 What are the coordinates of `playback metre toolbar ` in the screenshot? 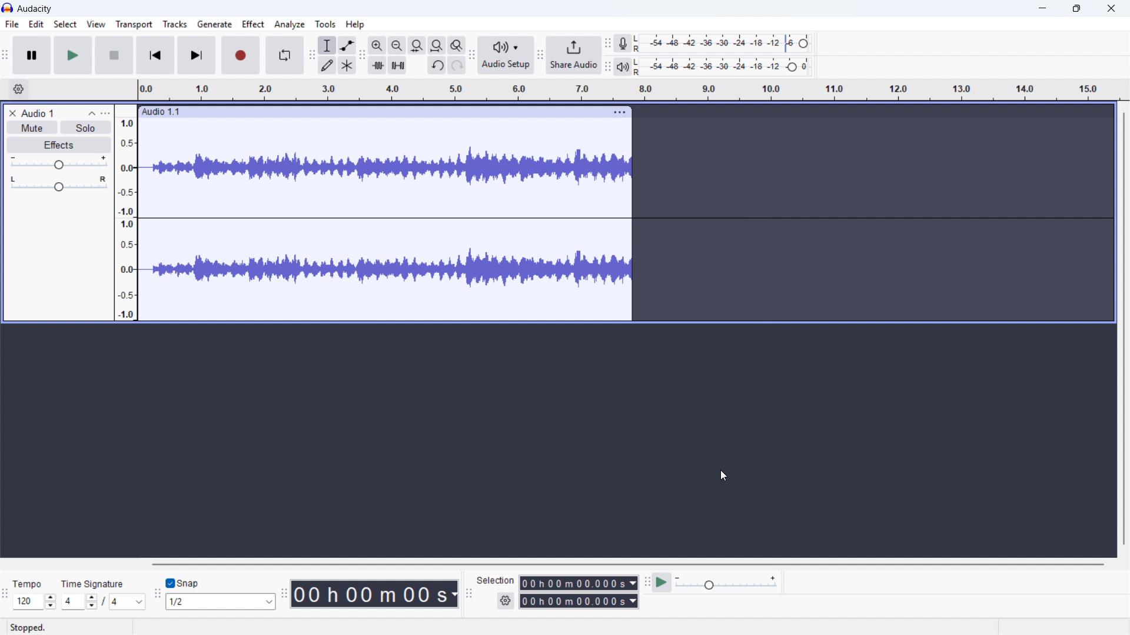 It's located at (608, 66).